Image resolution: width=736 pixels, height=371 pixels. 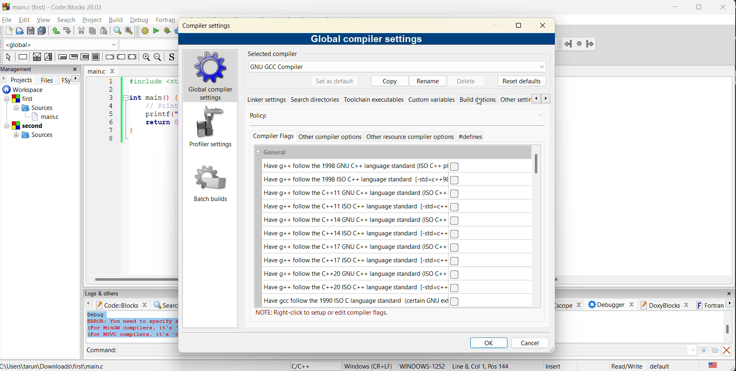 What do you see at coordinates (36, 58) in the screenshot?
I see `decision` at bounding box center [36, 58].